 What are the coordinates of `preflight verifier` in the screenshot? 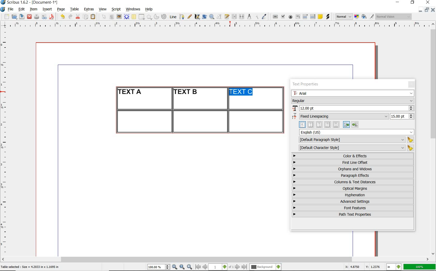 It's located at (44, 17).